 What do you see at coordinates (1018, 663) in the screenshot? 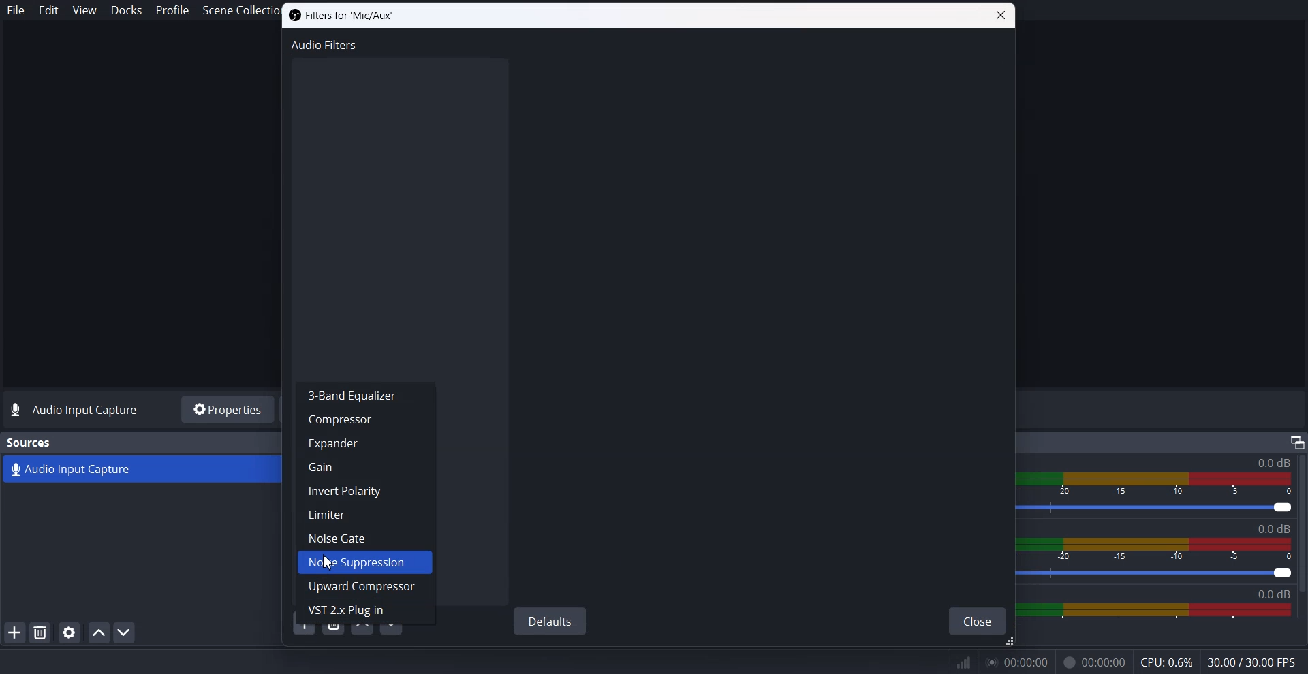
I see `0.00` at bounding box center [1018, 663].